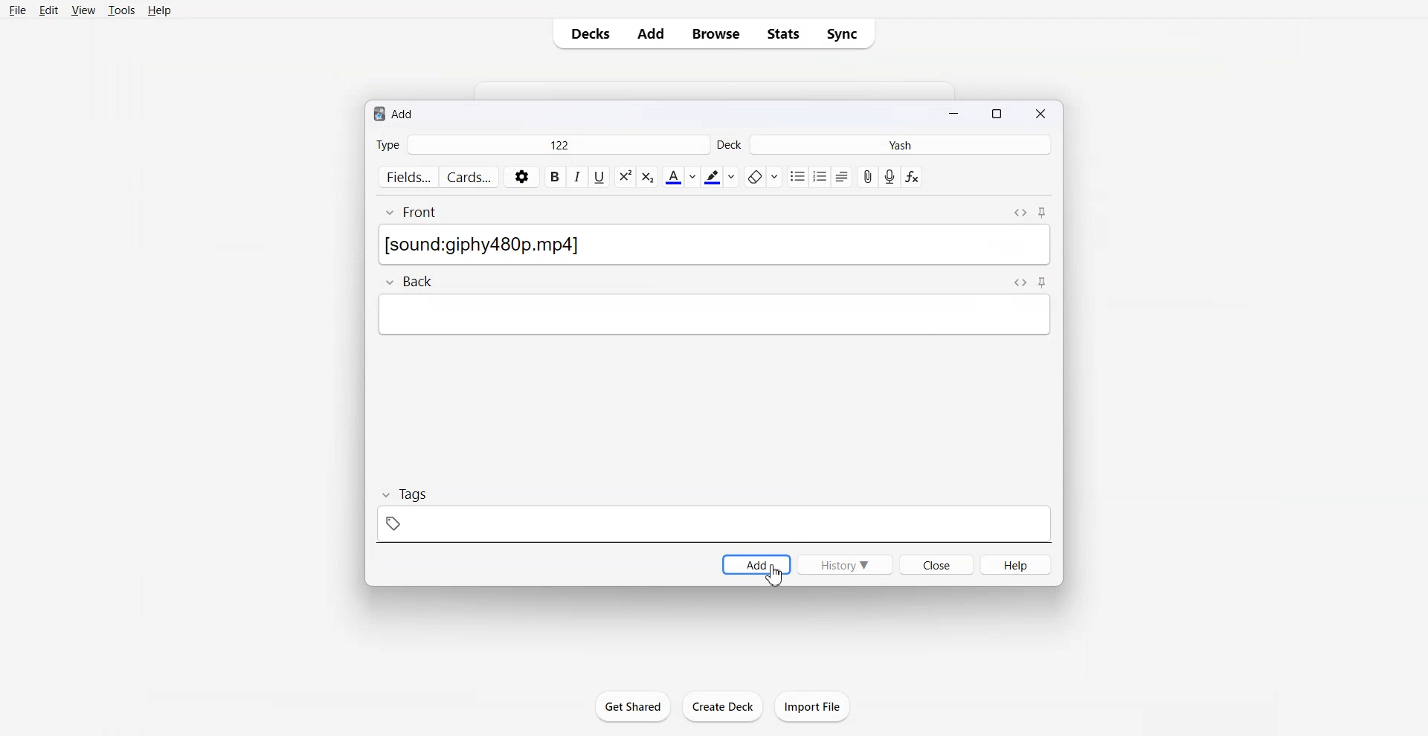 This screenshot has width=1428, height=736. What do you see at coordinates (730, 145) in the screenshot?
I see `Deck` at bounding box center [730, 145].